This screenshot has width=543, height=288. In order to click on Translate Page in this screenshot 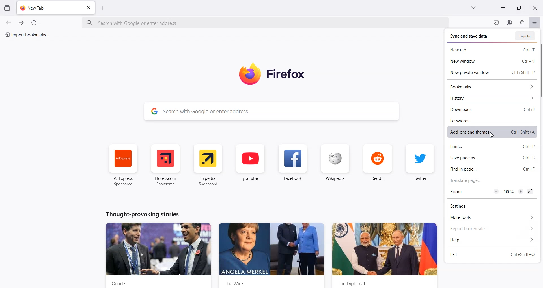, I will do `click(491, 180)`.